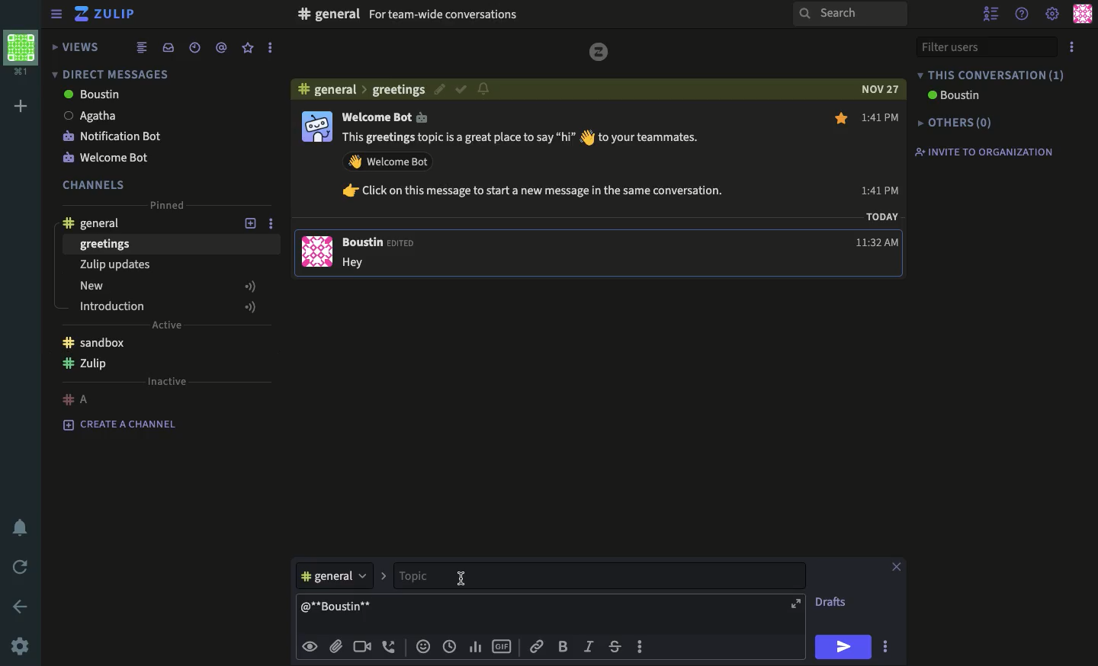 Image resolution: width=1098 pixels, height=666 pixels. I want to click on TODAY, so click(882, 216).